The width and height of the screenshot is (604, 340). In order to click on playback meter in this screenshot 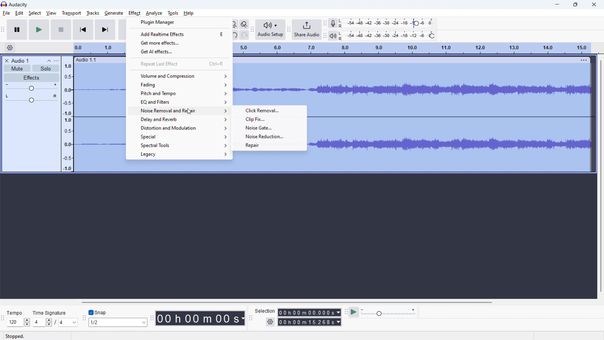, I will do `click(389, 312)`.